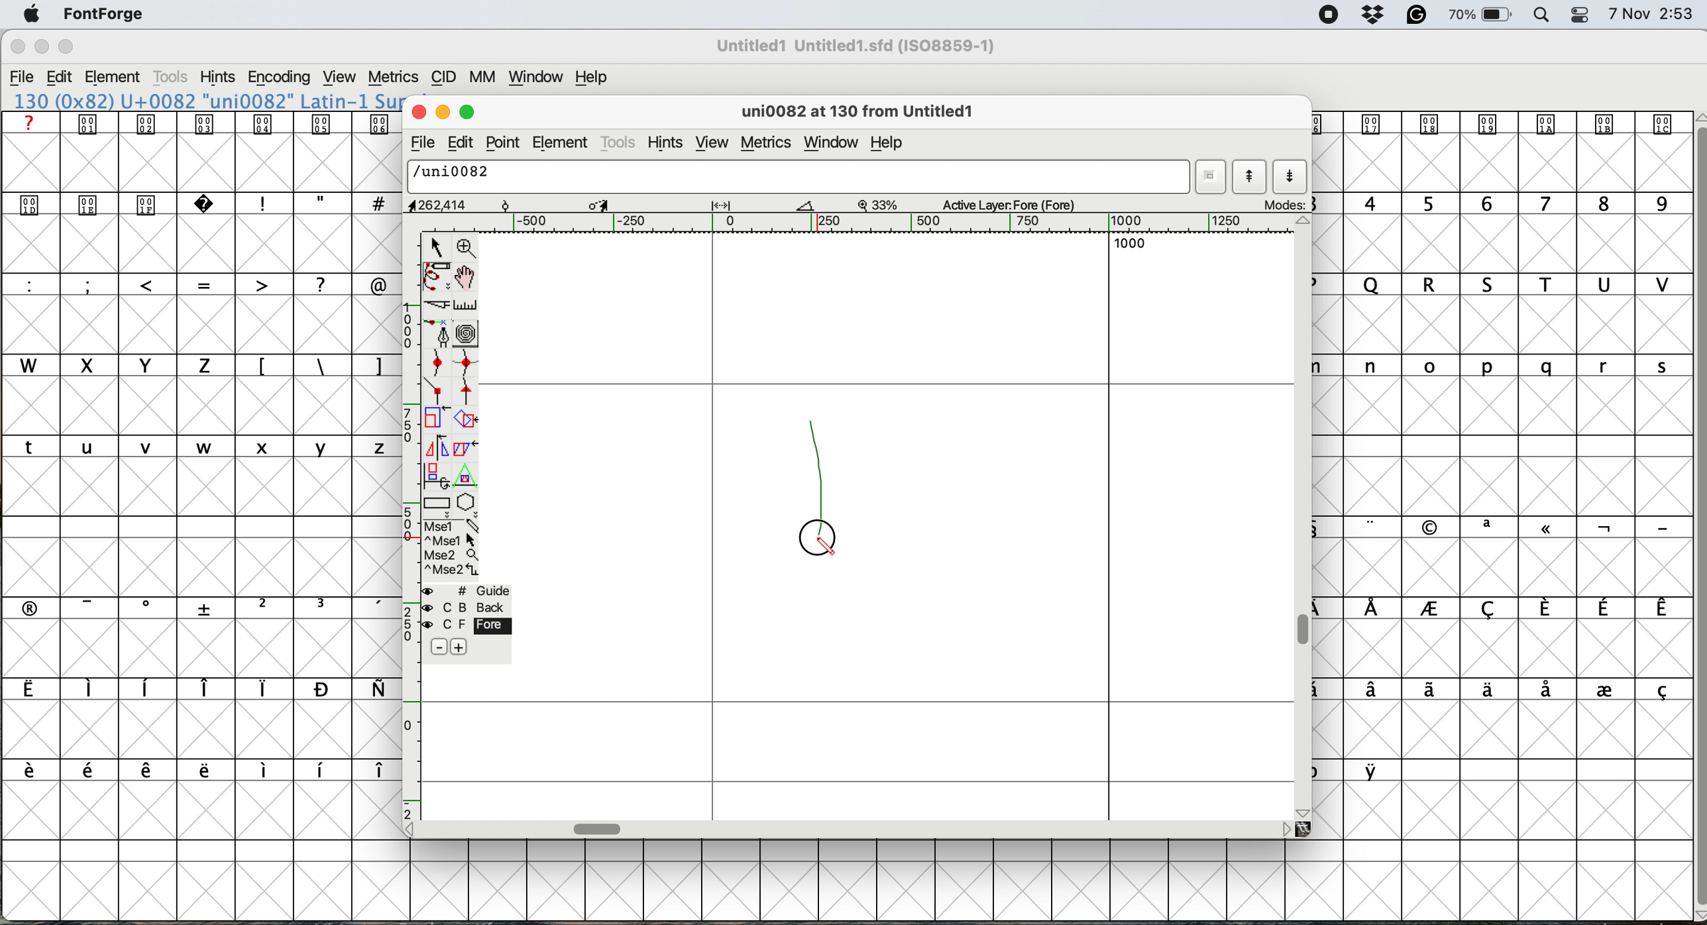 The height and width of the screenshot is (925, 1707). Describe the element at coordinates (420, 144) in the screenshot. I see `file` at that location.